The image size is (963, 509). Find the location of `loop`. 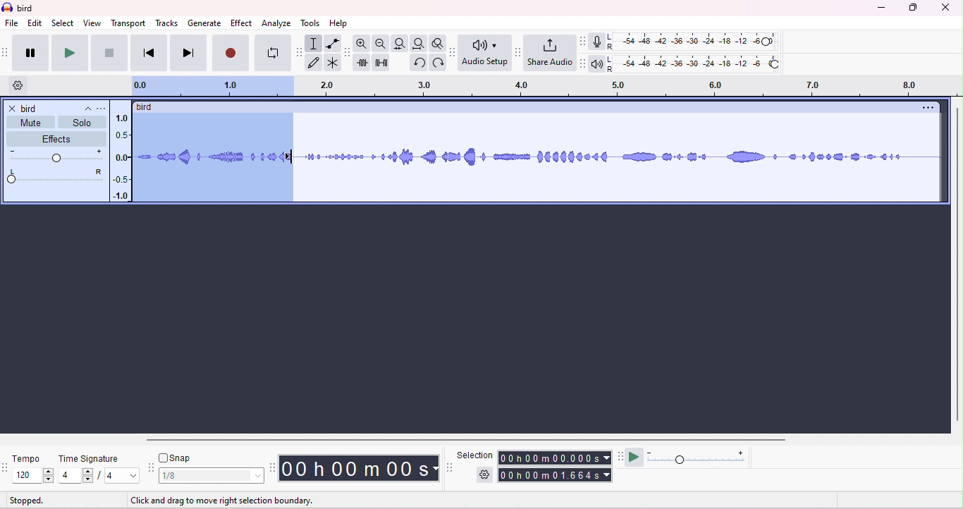

loop is located at coordinates (273, 53).